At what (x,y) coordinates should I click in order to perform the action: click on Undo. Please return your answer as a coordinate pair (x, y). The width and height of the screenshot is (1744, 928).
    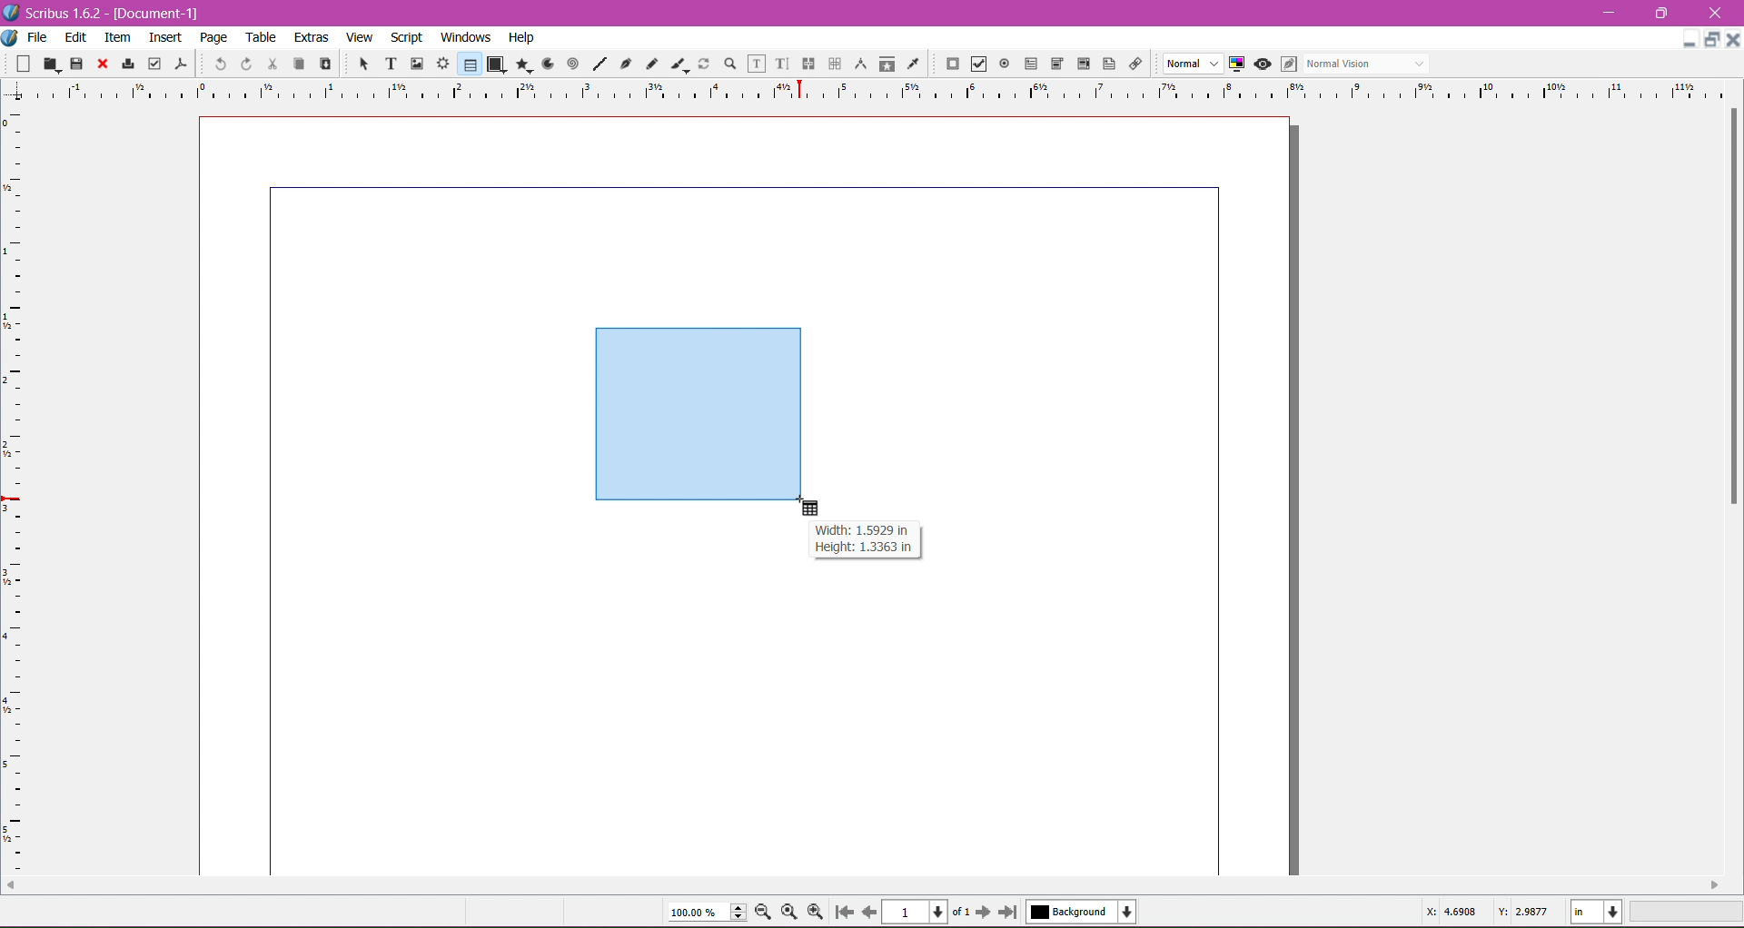
    Looking at the image, I should click on (218, 63).